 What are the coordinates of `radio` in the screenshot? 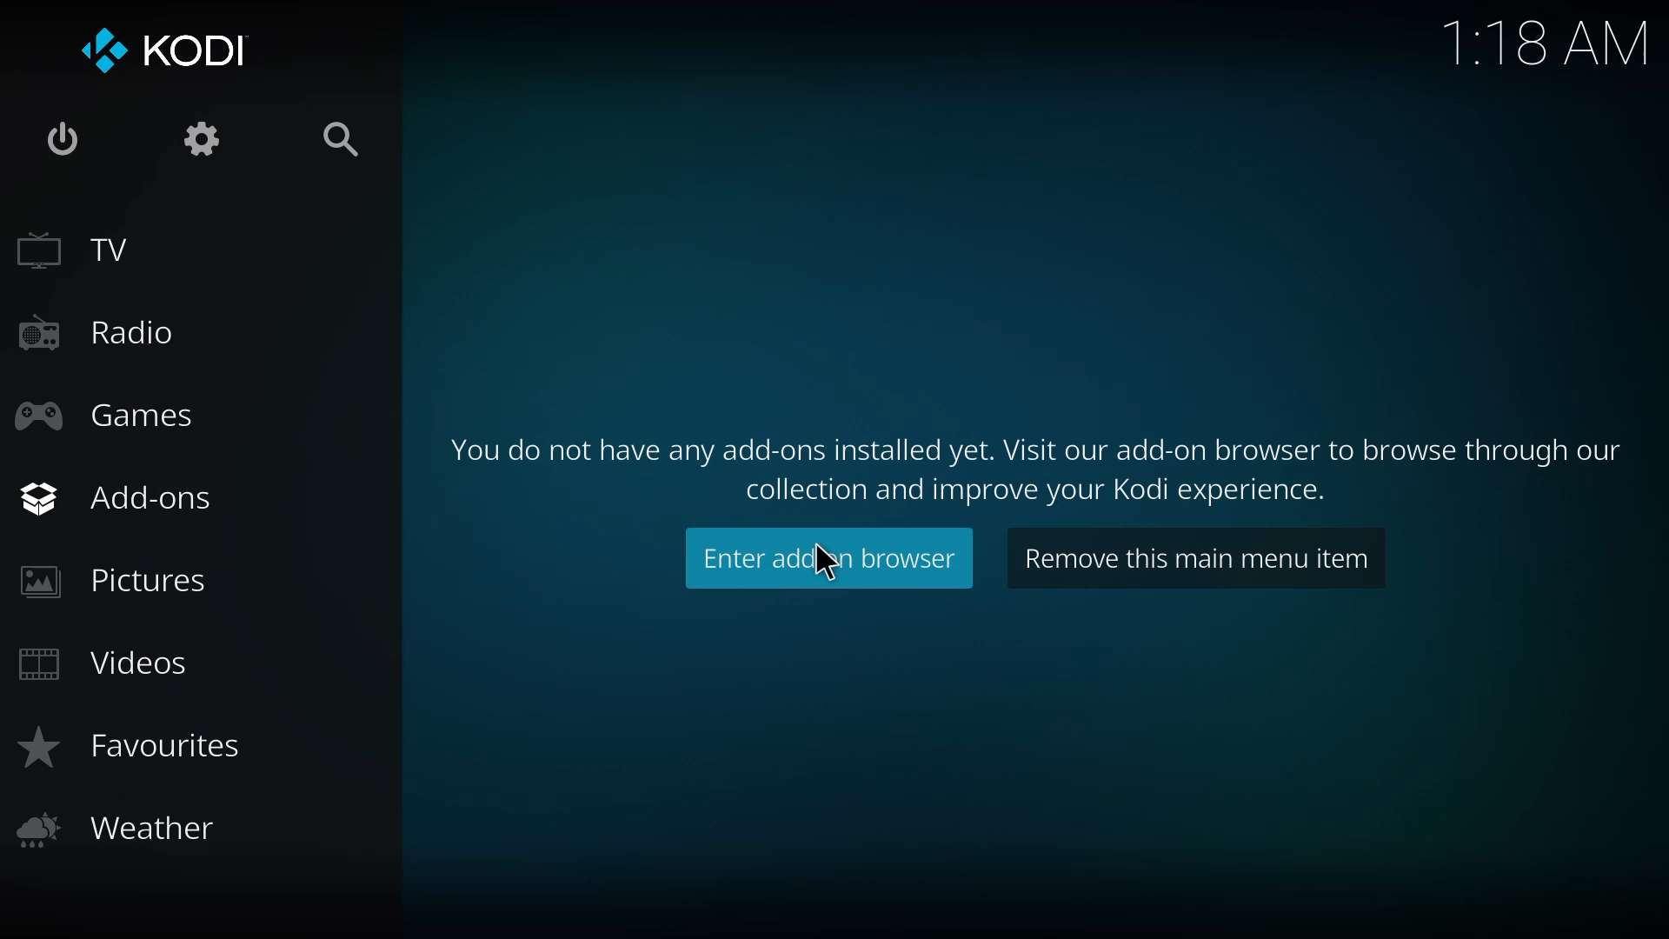 It's located at (103, 336).